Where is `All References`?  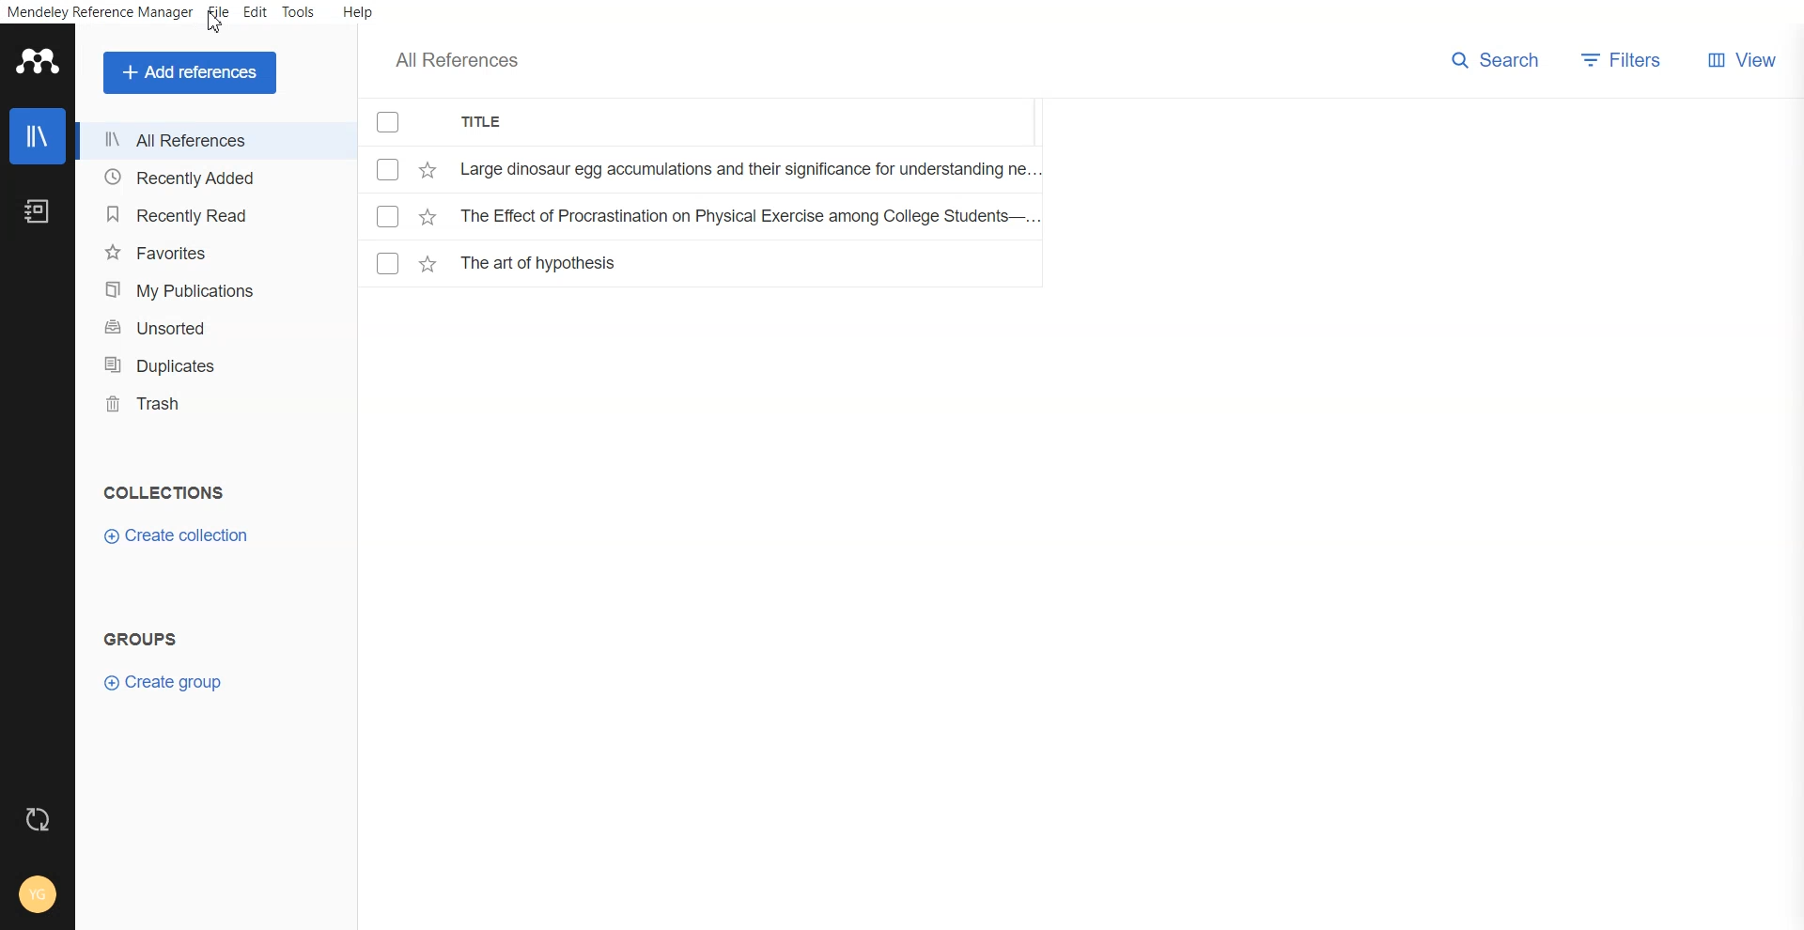
All References is located at coordinates (456, 60).